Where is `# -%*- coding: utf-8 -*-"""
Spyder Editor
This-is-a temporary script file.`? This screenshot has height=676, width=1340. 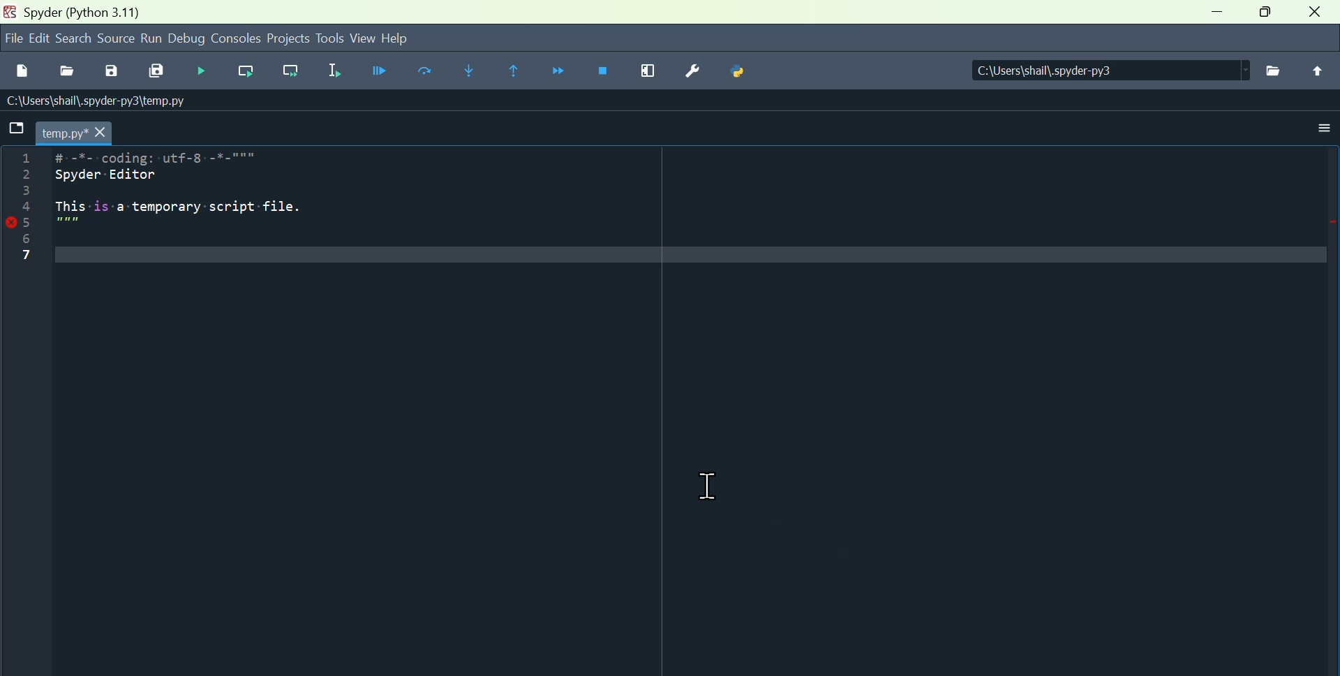 # -%*- coding: utf-8 -*-"""
Spyder Editor
This-is-a temporary script file. is located at coordinates (187, 195).